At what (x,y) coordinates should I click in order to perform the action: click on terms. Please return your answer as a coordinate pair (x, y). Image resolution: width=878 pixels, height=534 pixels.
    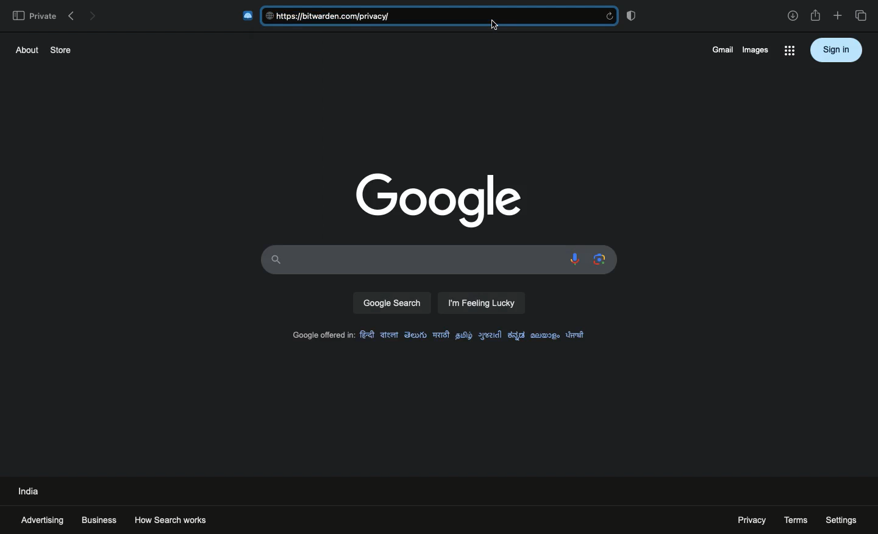
    Looking at the image, I should click on (796, 519).